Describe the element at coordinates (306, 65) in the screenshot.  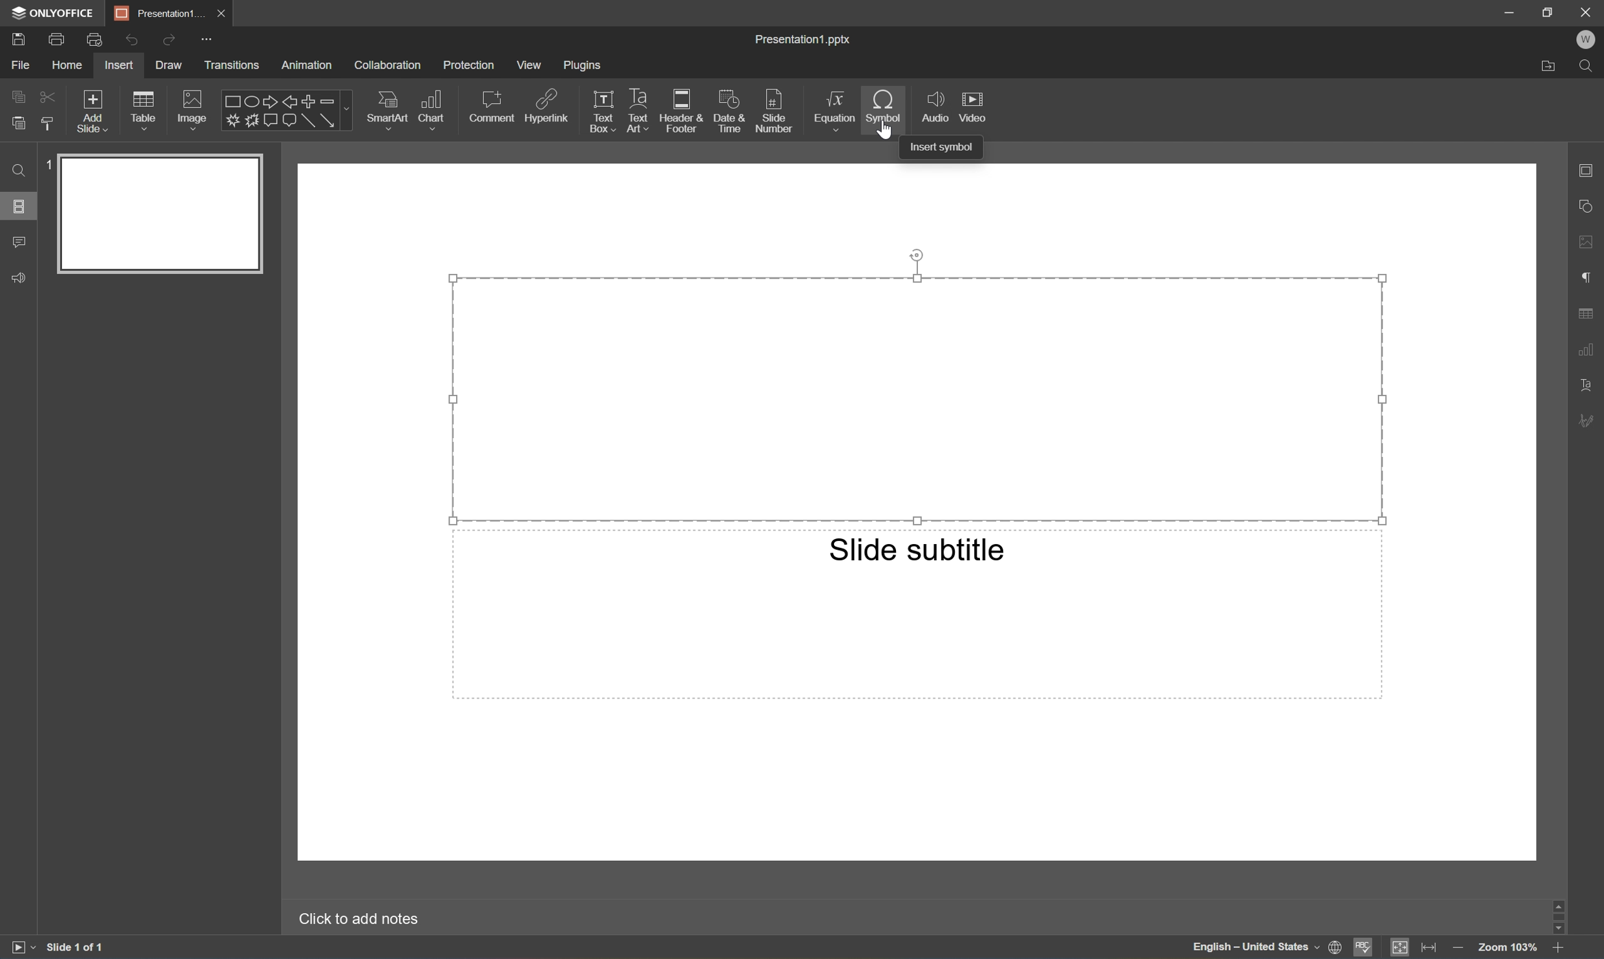
I see `Animation` at that location.